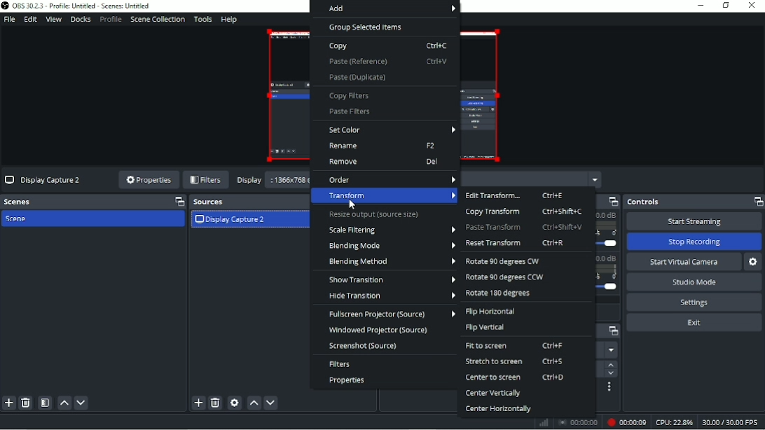 The width and height of the screenshot is (765, 430). I want to click on Paste (Duplicate), so click(358, 77).